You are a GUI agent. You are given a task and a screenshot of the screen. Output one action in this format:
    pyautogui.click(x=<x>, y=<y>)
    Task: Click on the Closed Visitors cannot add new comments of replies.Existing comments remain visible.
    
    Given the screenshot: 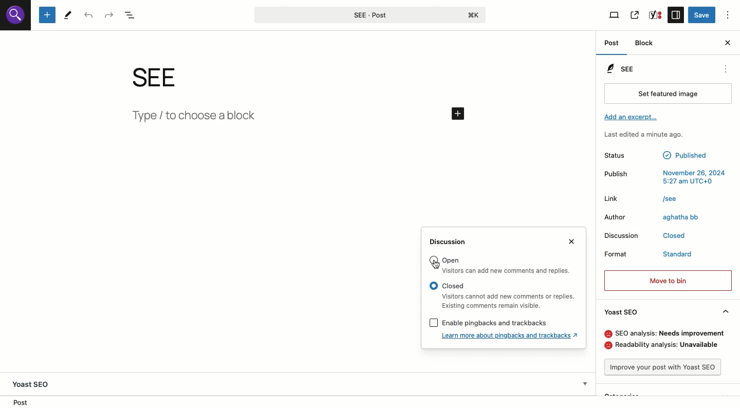 What is the action you would take?
    pyautogui.click(x=499, y=296)
    